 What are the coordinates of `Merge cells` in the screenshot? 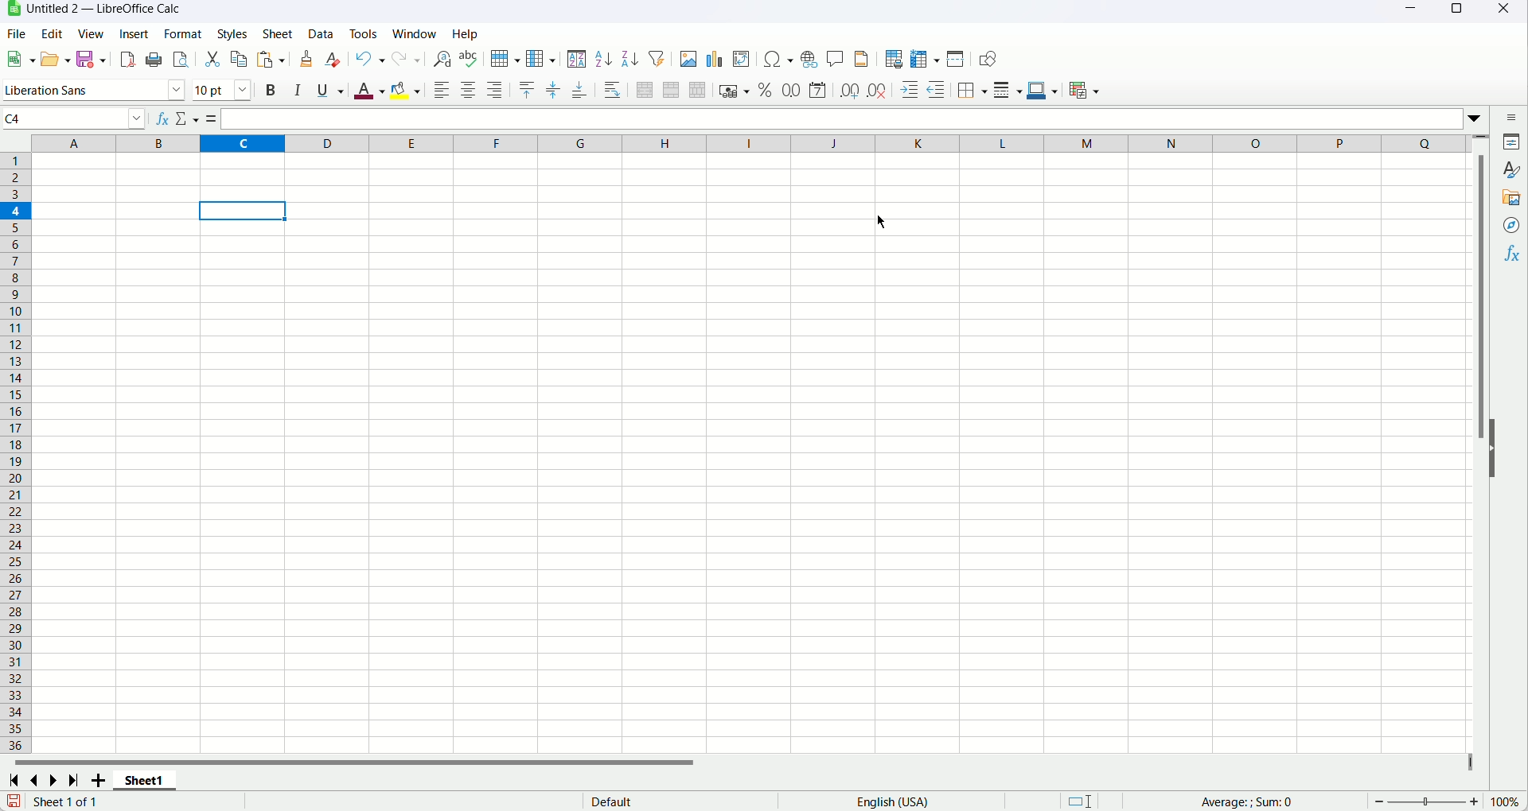 It's located at (671, 90).